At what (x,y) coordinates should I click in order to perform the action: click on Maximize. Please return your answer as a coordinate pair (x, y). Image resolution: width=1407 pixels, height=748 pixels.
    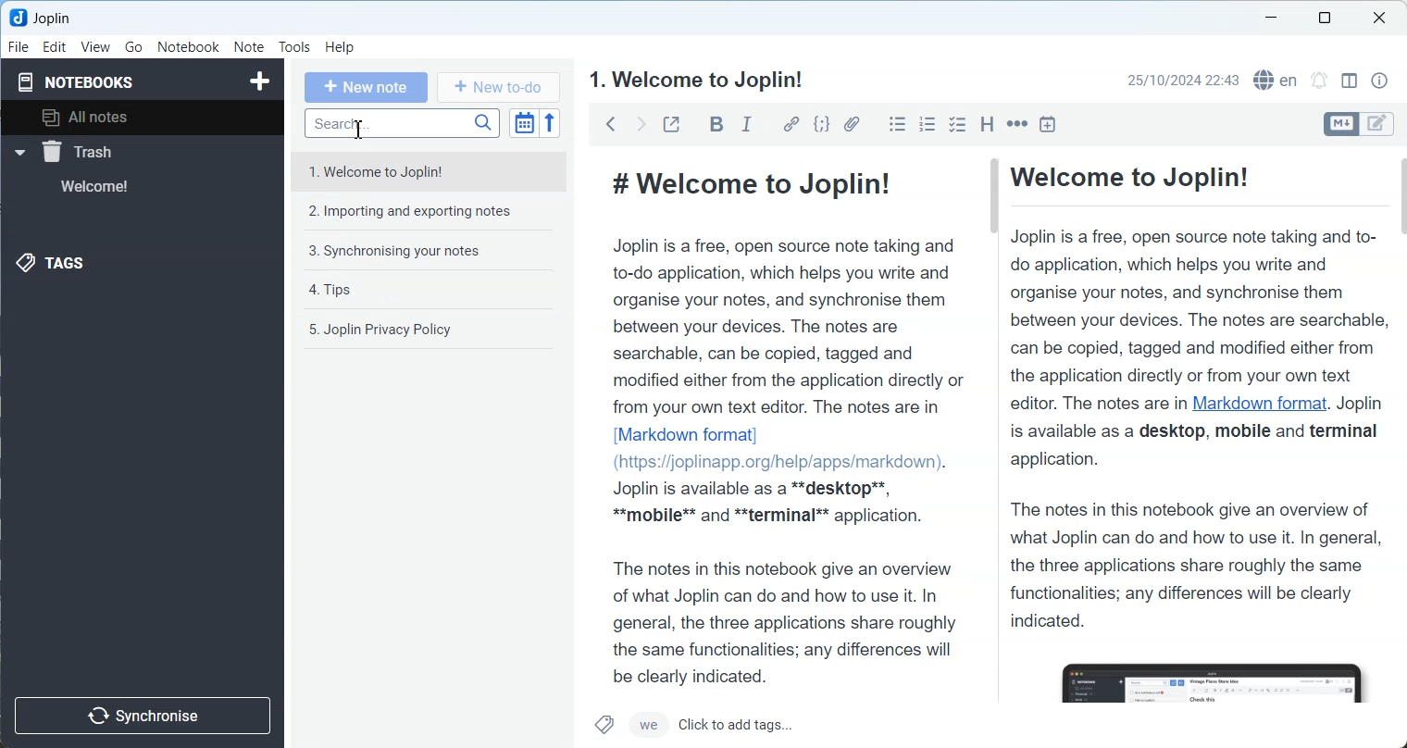
    Looking at the image, I should click on (1324, 19).